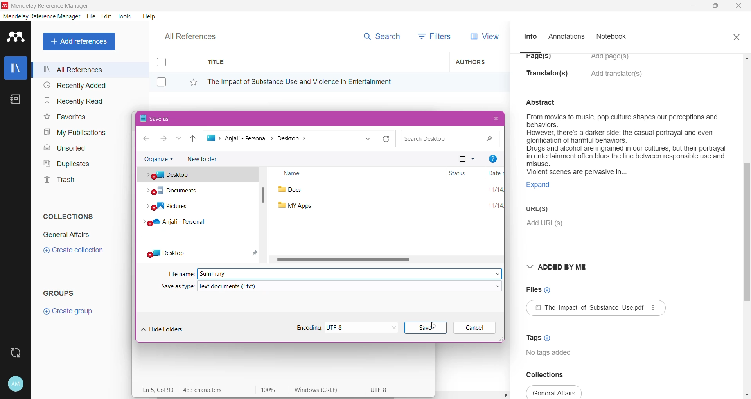 The width and height of the screenshot is (751, 399). What do you see at coordinates (176, 192) in the screenshot?
I see `Documents` at bounding box center [176, 192].